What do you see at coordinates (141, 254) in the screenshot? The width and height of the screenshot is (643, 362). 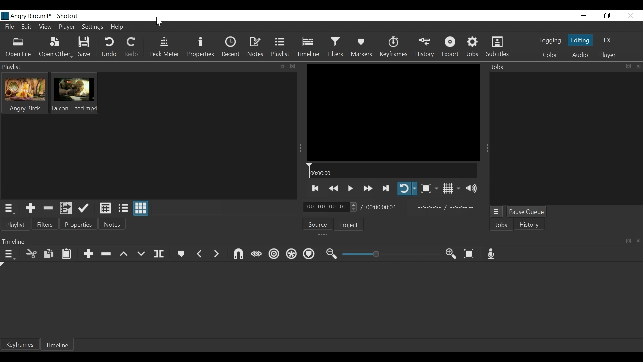 I see `Overwrite` at bounding box center [141, 254].